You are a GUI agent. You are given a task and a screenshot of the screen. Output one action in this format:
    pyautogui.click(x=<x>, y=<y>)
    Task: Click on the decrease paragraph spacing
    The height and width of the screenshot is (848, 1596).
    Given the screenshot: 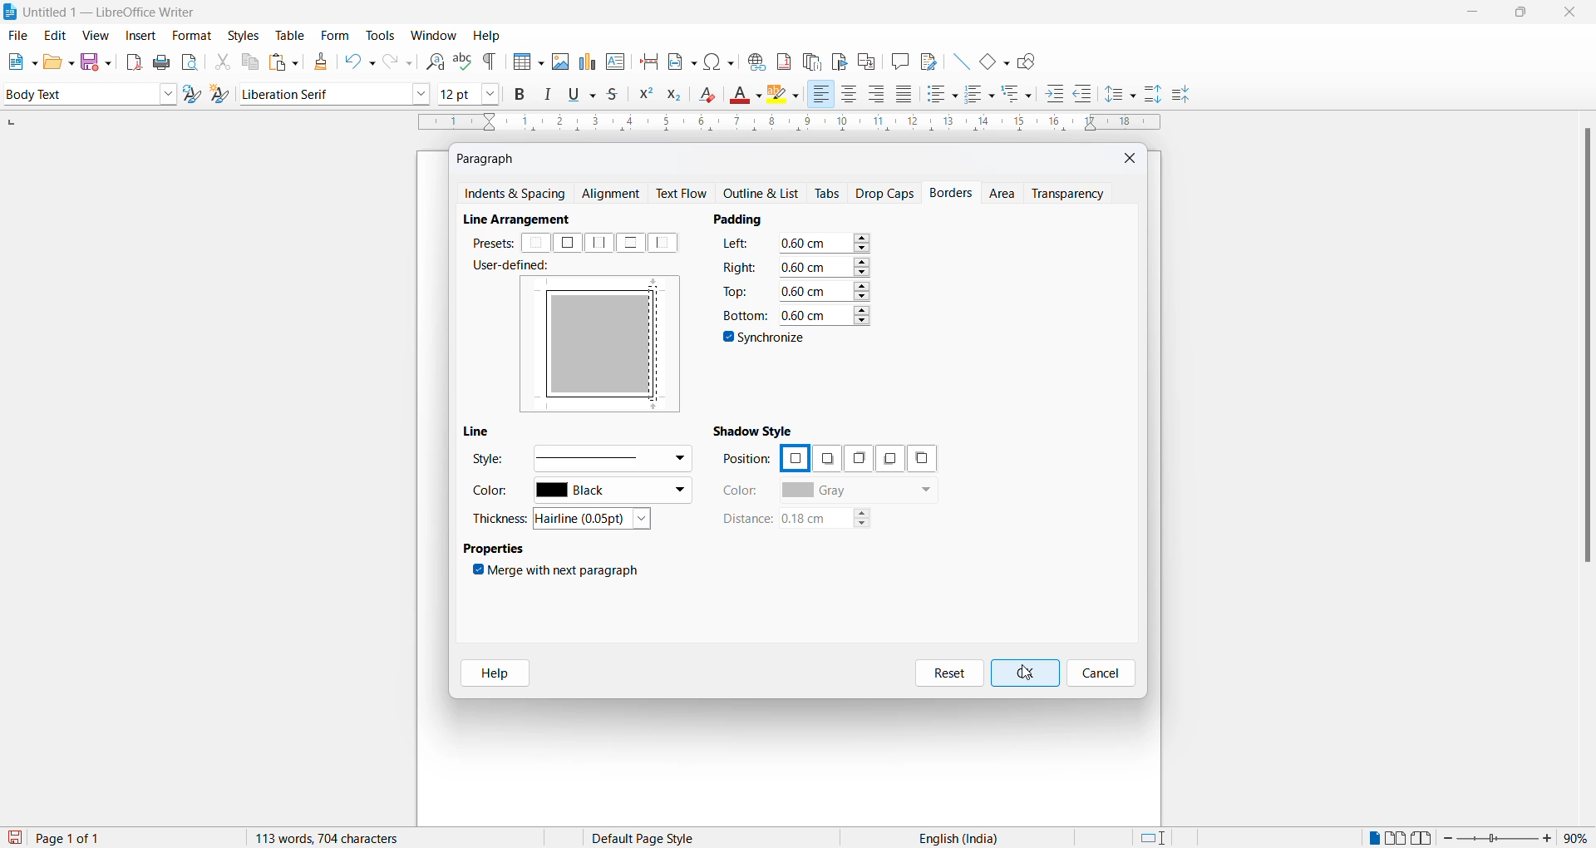 What is the action you would take?
    pyautogui.click(x=1180, y=96)
    